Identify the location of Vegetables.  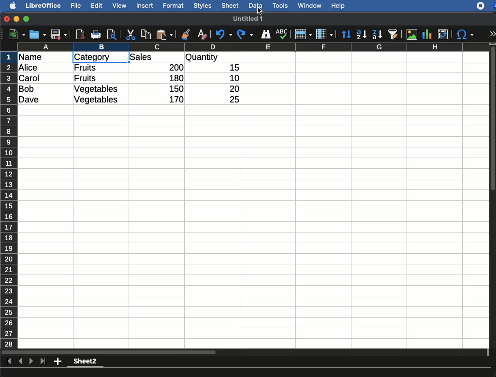
(96, 100).